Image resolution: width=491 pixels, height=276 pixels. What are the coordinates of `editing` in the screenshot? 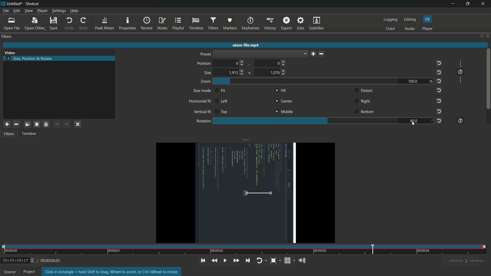 It's located at (410, 20).